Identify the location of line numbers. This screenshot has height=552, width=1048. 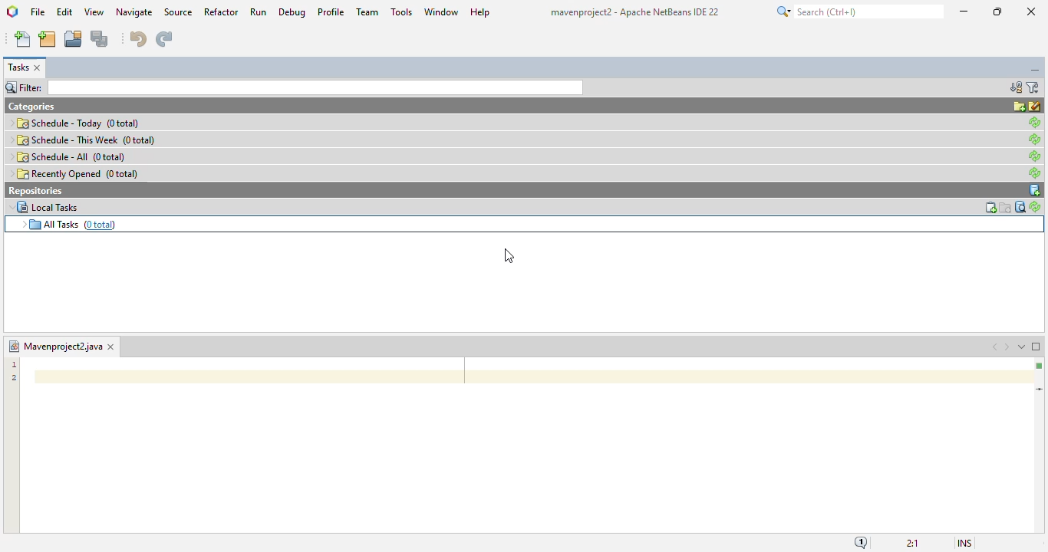
(13, 372).